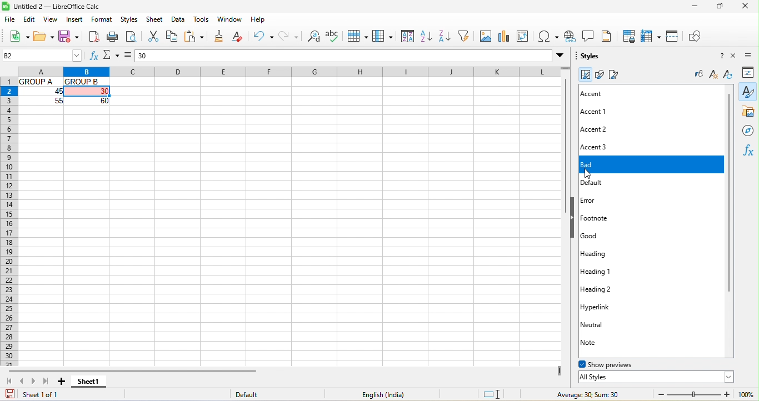  Describe the element at coordinates (127, 55) in the screenshot. I see `formula` at that location.